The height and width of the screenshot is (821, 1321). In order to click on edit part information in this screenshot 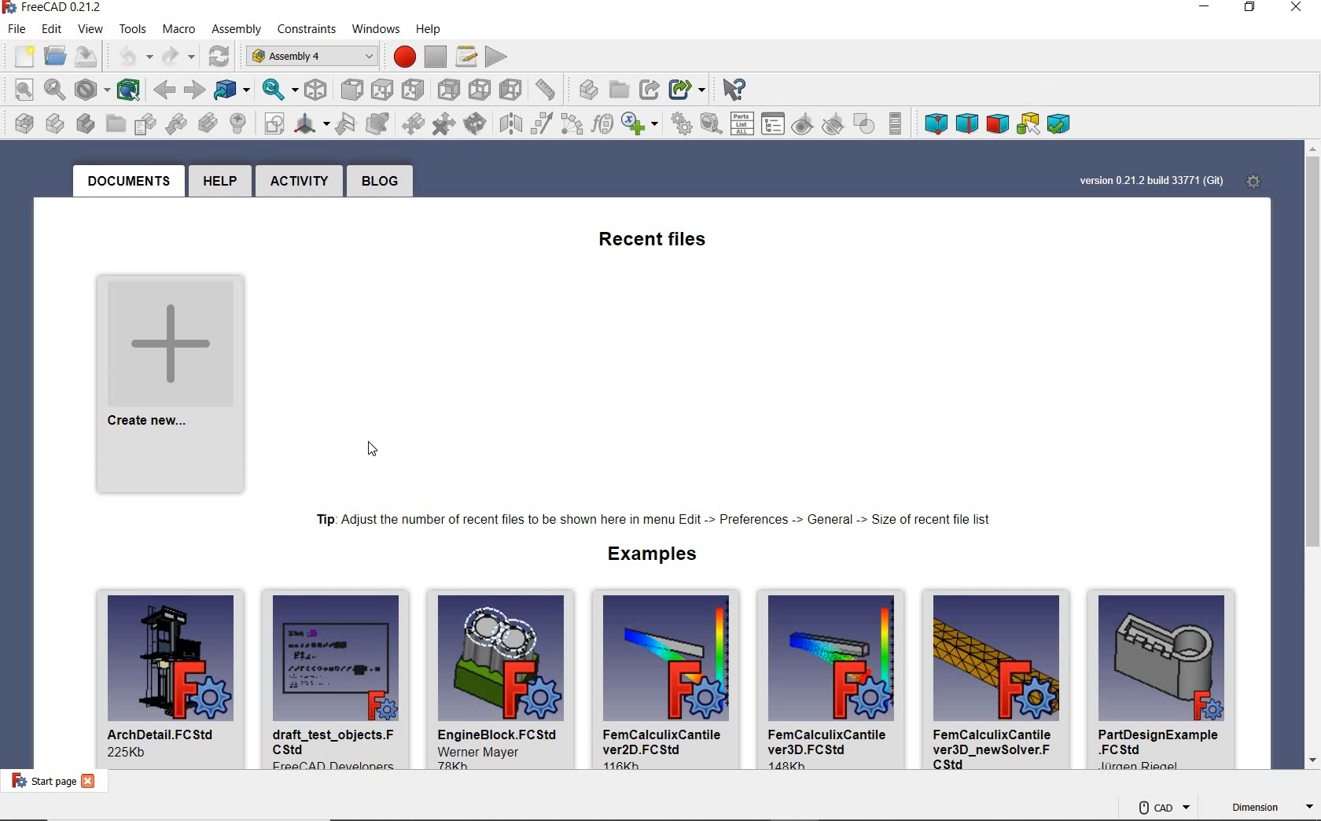, I will do `click(142, 123)`.